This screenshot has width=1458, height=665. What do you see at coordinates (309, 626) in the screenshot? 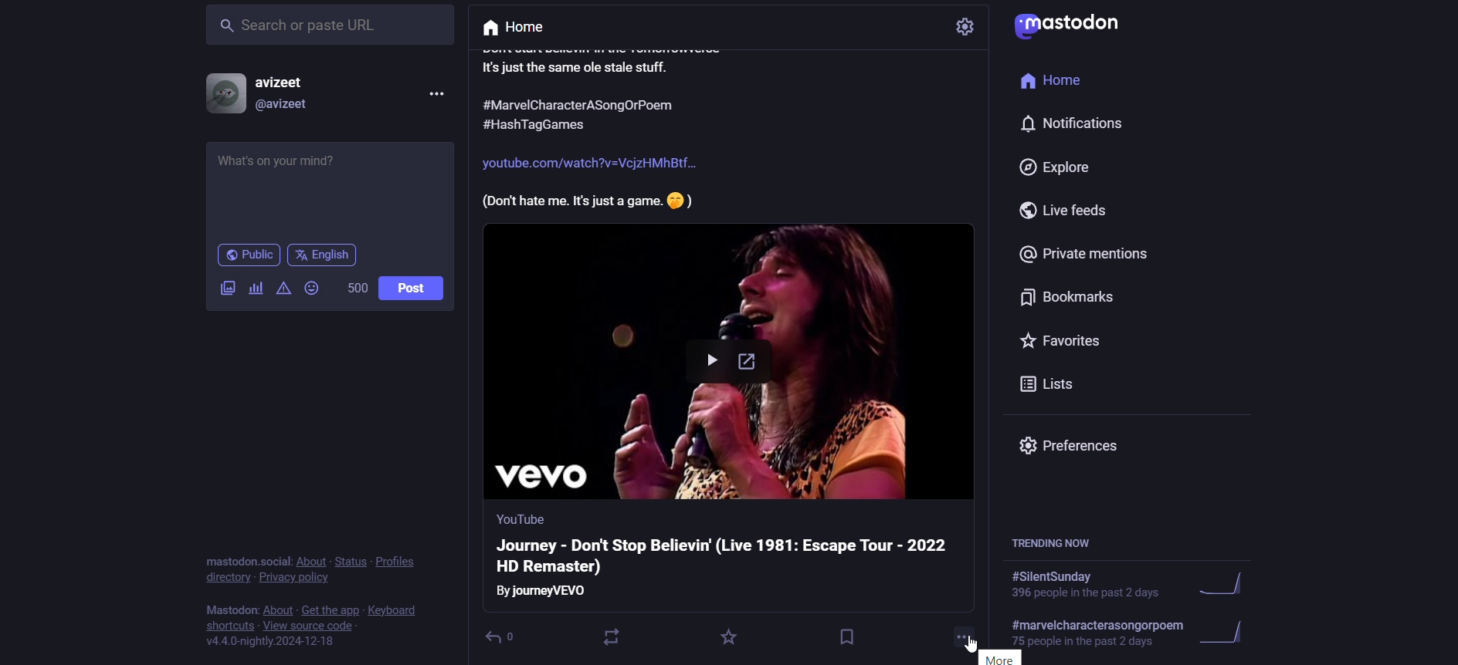
I see `view source code` at bounding box center [309, 626].